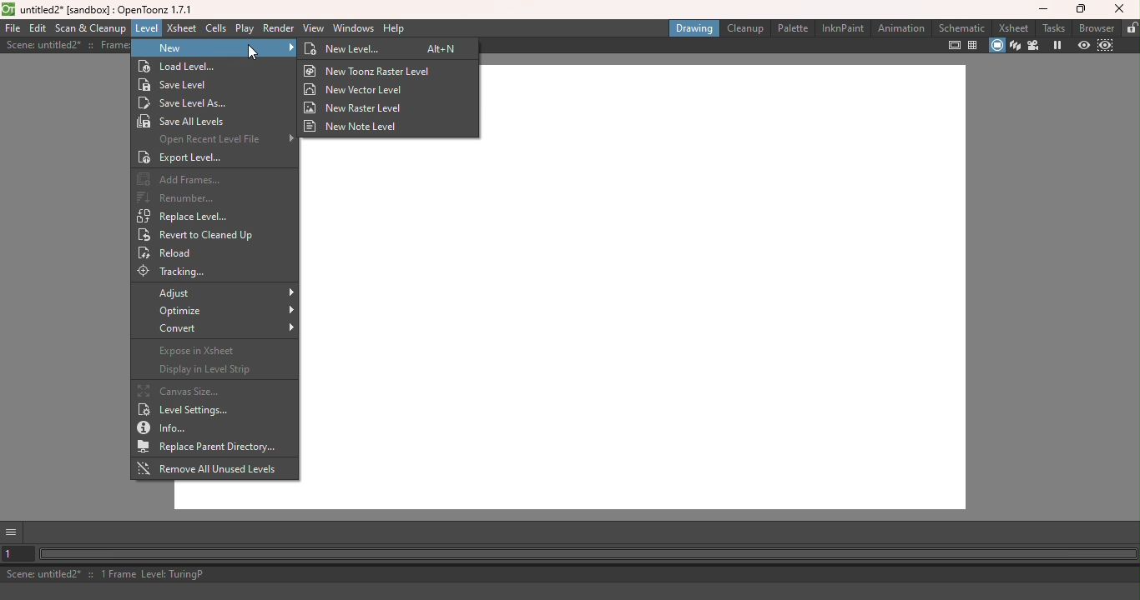  Describe the element at coordinates (200, 236) in the screenshot. I see `Revert to cleaned up` at that location.